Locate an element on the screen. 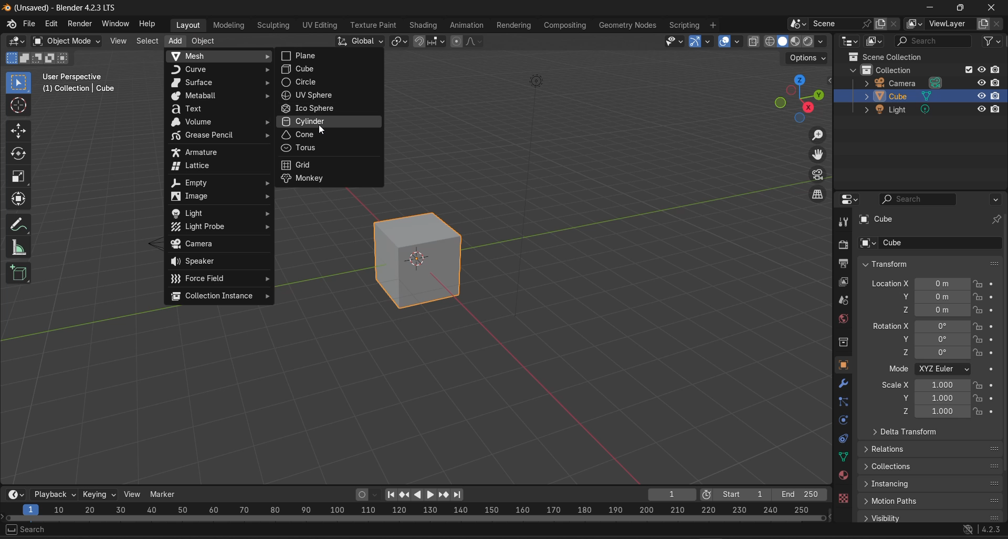 This screenshot has height=539, width=1008. scale x is located at coordinates (925, 385).